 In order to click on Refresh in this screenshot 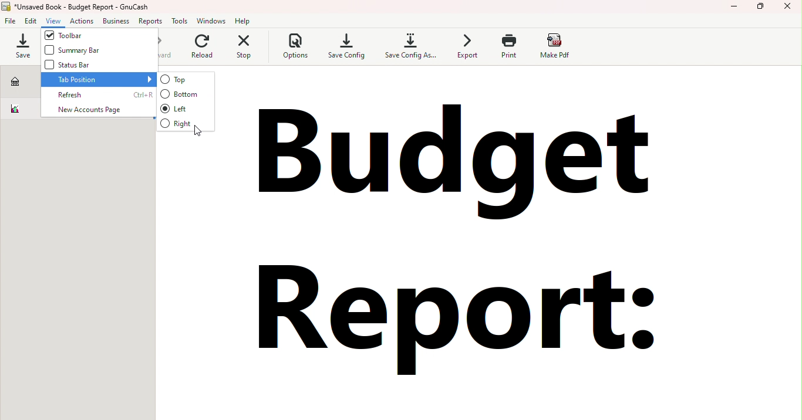, I will do `click(99, 96)`.